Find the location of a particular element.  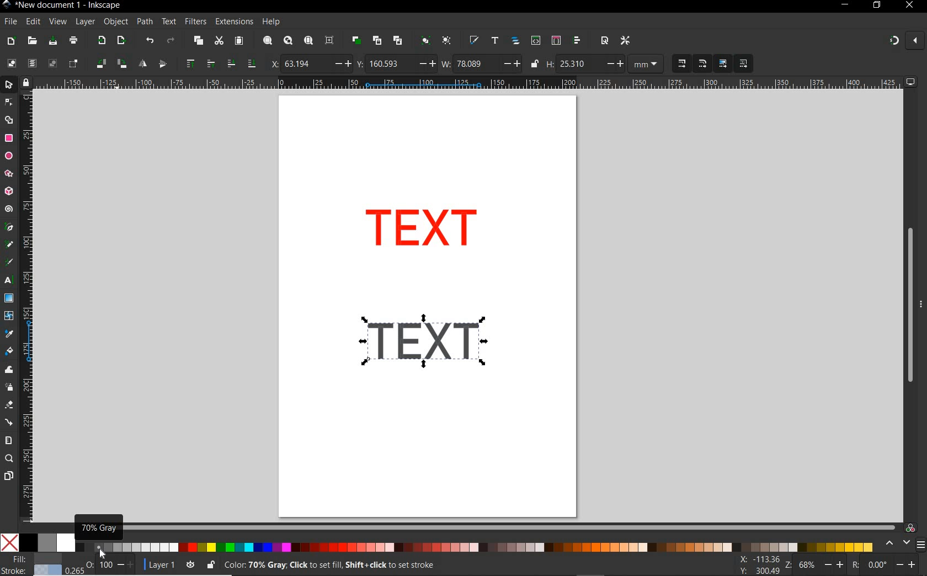

open file dialog is located at coordinates (33, 40).